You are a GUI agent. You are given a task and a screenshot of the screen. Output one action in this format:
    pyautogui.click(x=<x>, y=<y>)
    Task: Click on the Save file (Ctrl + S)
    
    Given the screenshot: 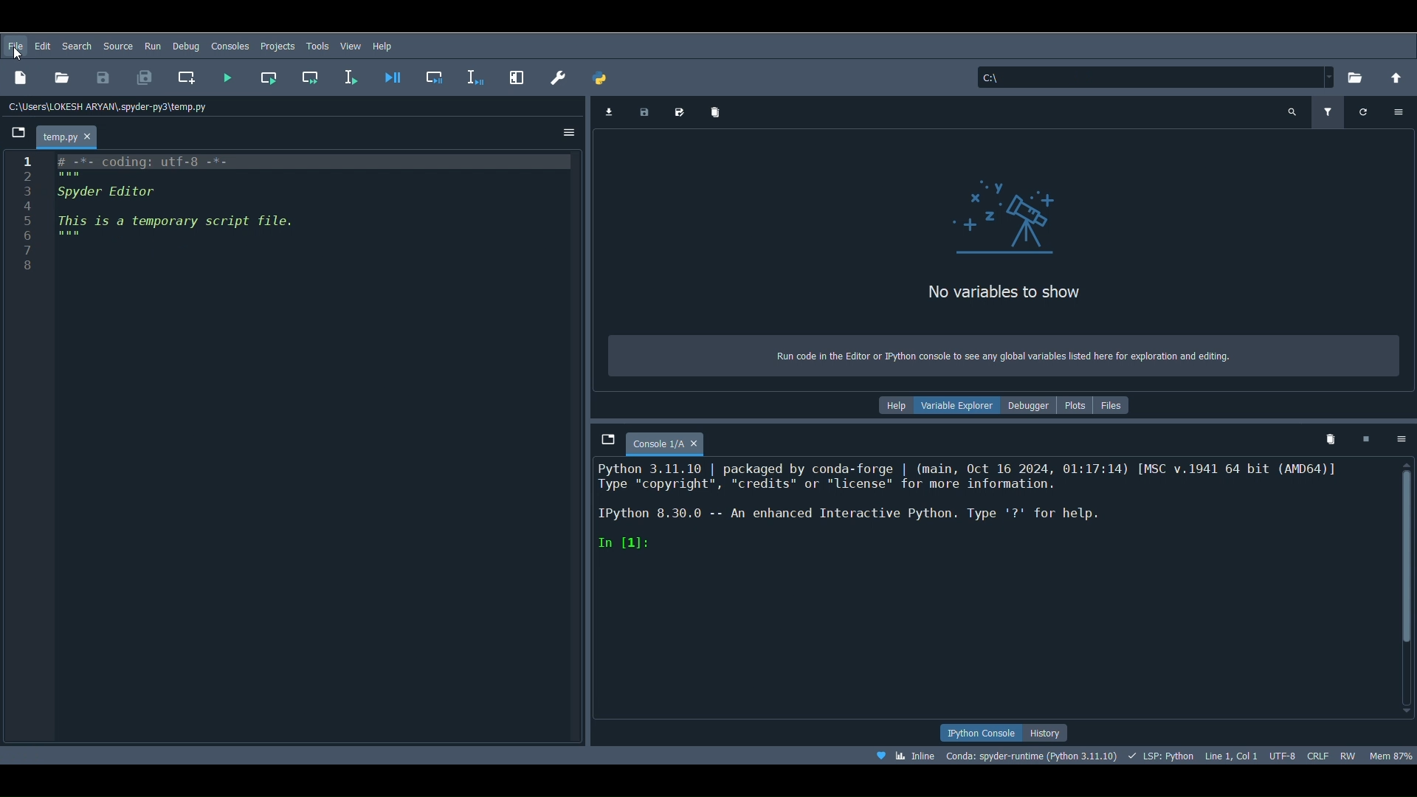 What is the action you would take?
    pyautogui.click(x=105, y=76)
    